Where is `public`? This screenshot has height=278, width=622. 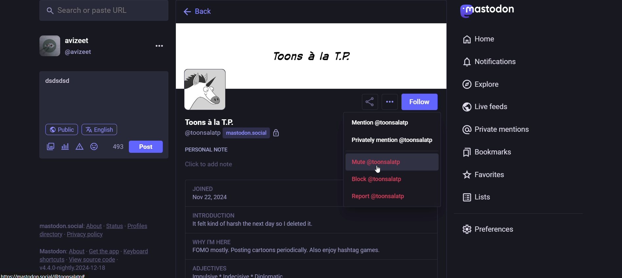 public is located at coordinates (59, 131).